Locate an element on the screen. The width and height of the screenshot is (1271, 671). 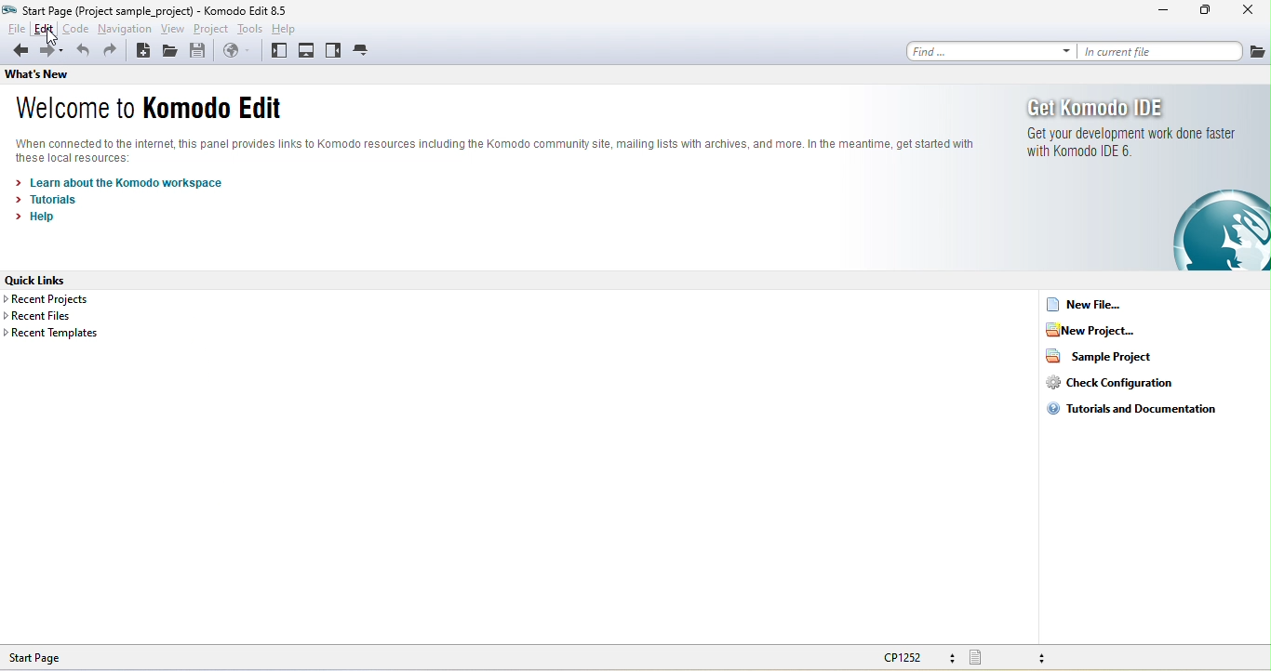
in current file is located at coordinates (1161, 49).